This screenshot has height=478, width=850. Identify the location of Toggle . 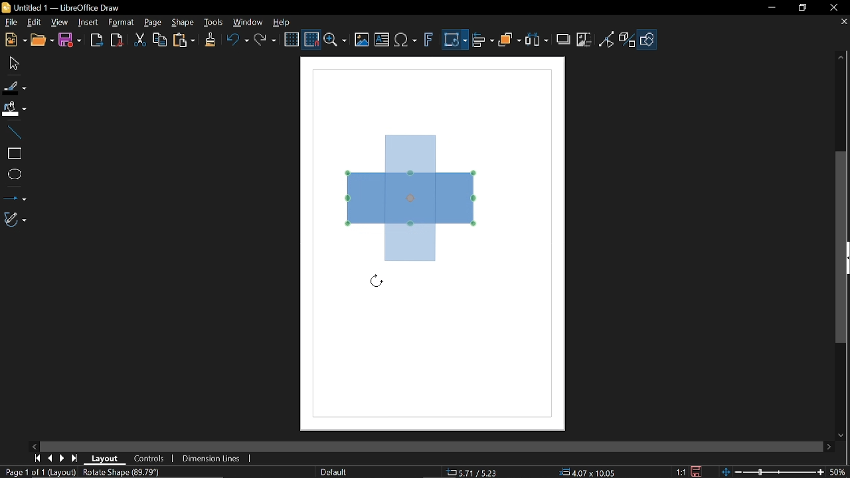
(607, 40).